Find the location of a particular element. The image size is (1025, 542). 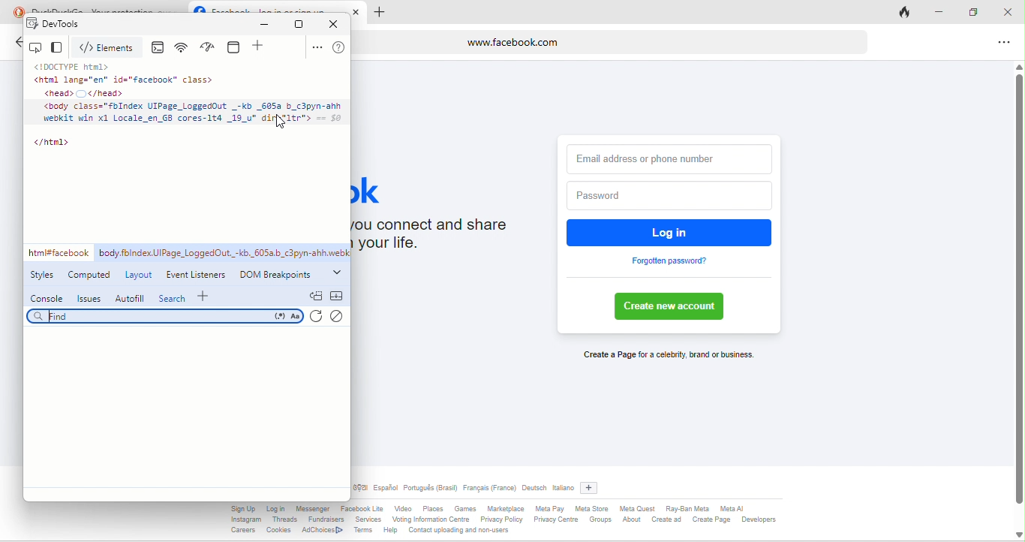

console is located at coordinates (47, 298).